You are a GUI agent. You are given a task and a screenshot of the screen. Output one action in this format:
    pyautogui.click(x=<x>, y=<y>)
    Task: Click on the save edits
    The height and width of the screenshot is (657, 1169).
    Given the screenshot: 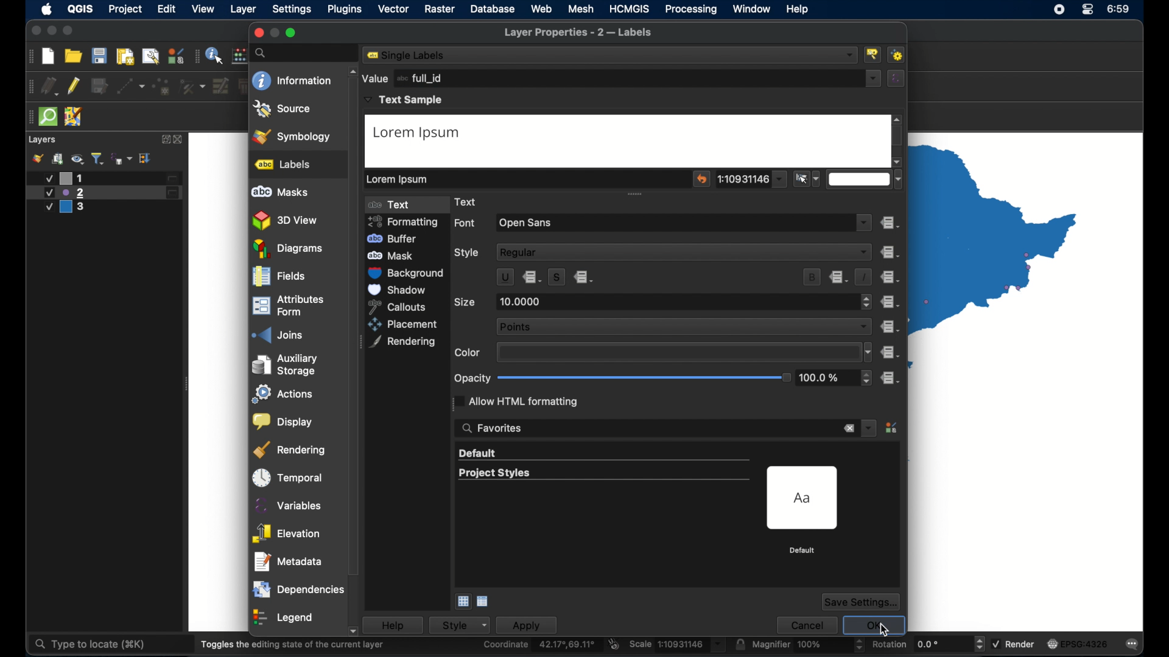 What is the action you would take?
    pyautogui.click(x=99, y=86)
    